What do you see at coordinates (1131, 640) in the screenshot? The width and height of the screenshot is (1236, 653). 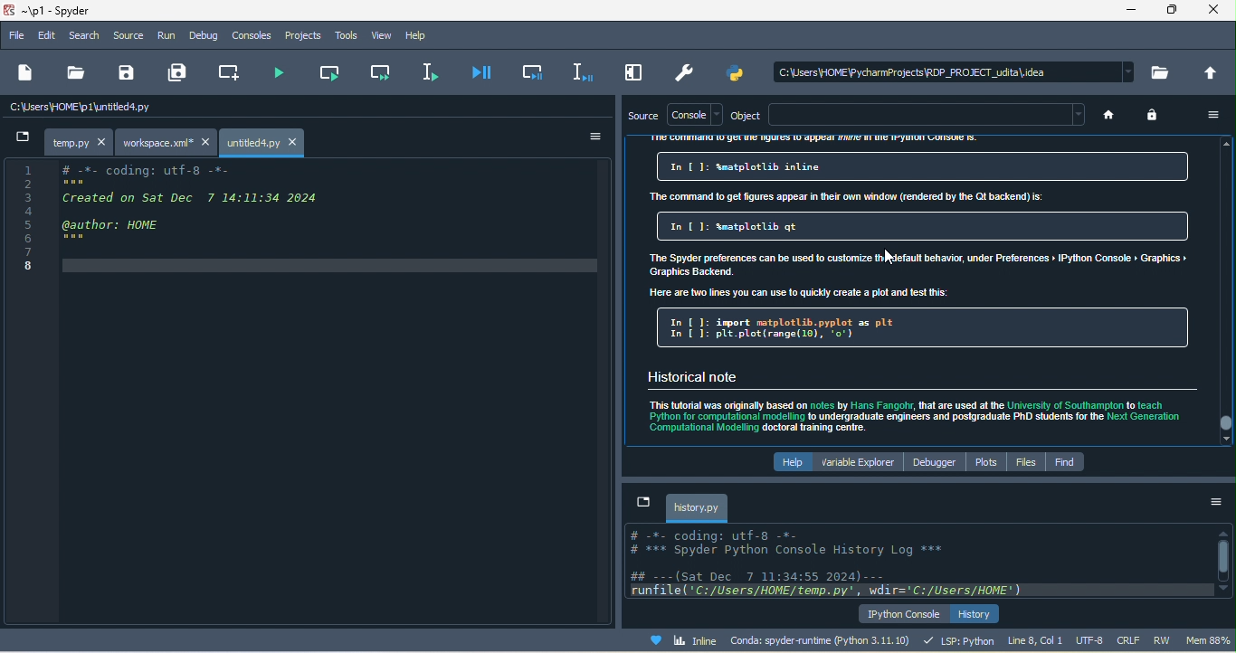 I see `crlf` at bounding box center [1131, 640].